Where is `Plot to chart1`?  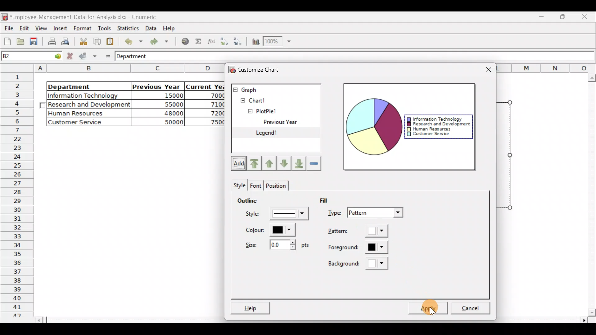
Plot to chart1 is located at coordinates (272, 186).